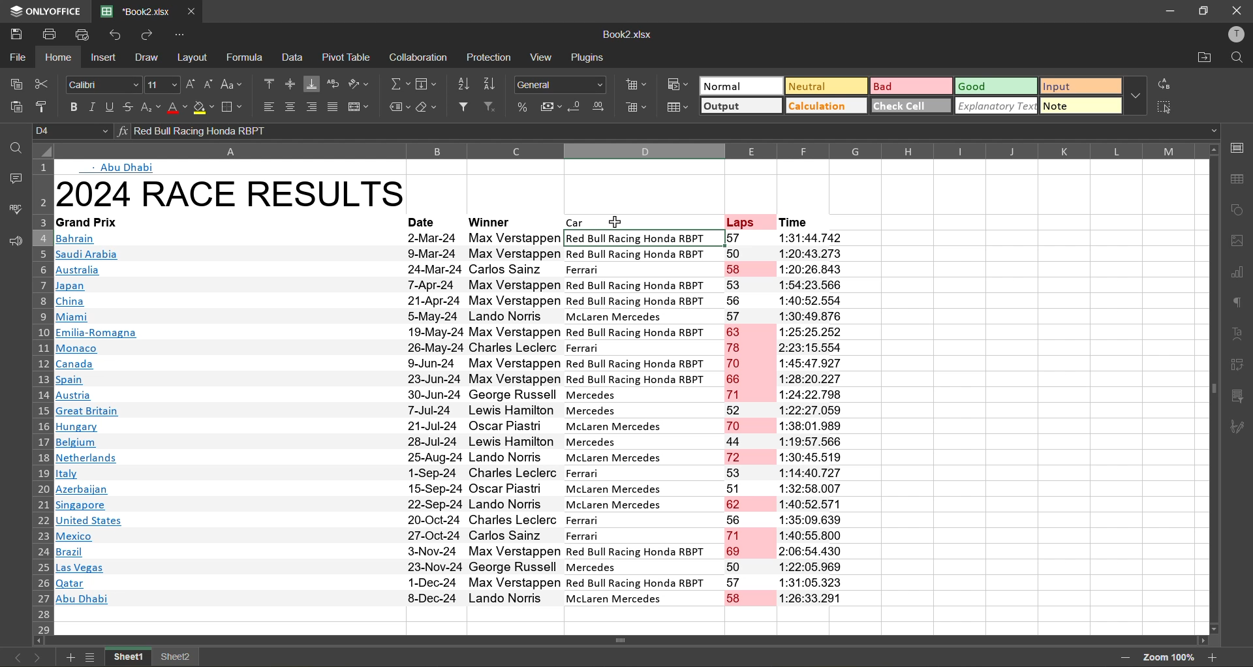  What do you see at coordinates (233, 110) in the screenshot?
I see `borders` at bounding box center [233, 110].